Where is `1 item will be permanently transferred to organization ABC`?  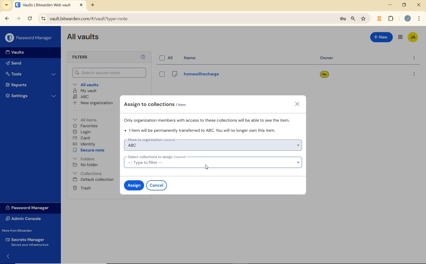
1 item will be permanently transferred to organization ABC is located at coordinates (202, 130).